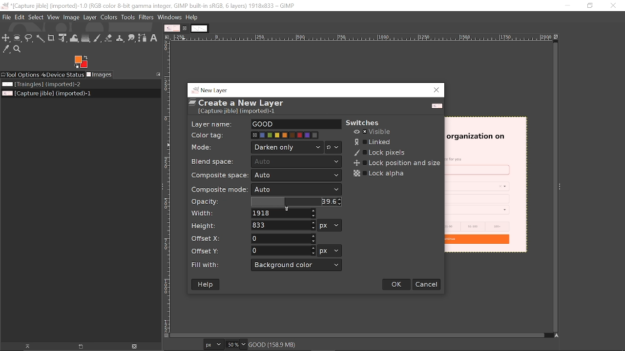  What do you see at coordinates (207, 285) in the screenshot?
I see `Help` at bounding box center [207, 285].